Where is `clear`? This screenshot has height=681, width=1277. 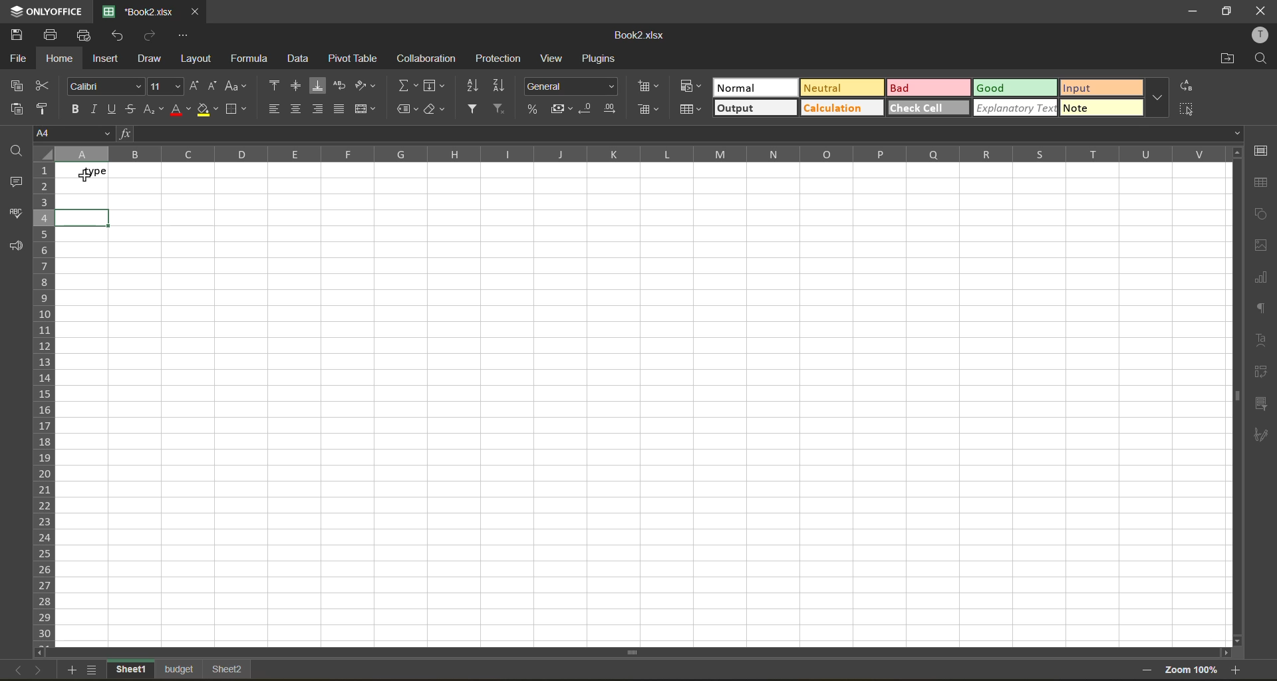
clear is located at coordinates (435, 110).